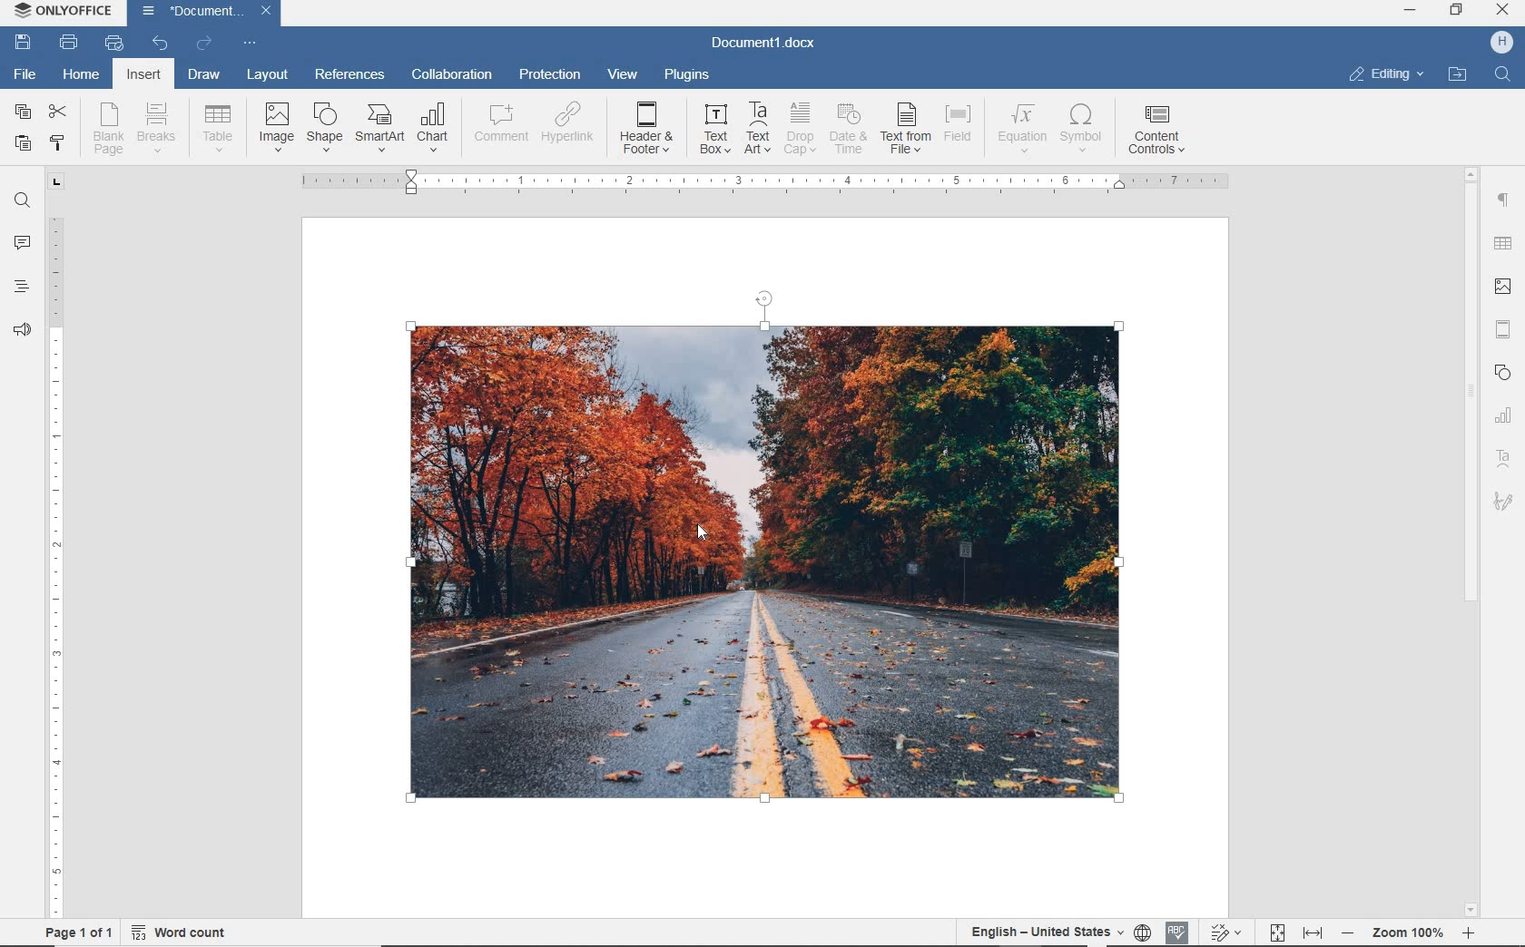  Describe the element at coordinates (22, 244) in the screenshot. I see `comments` at that location.